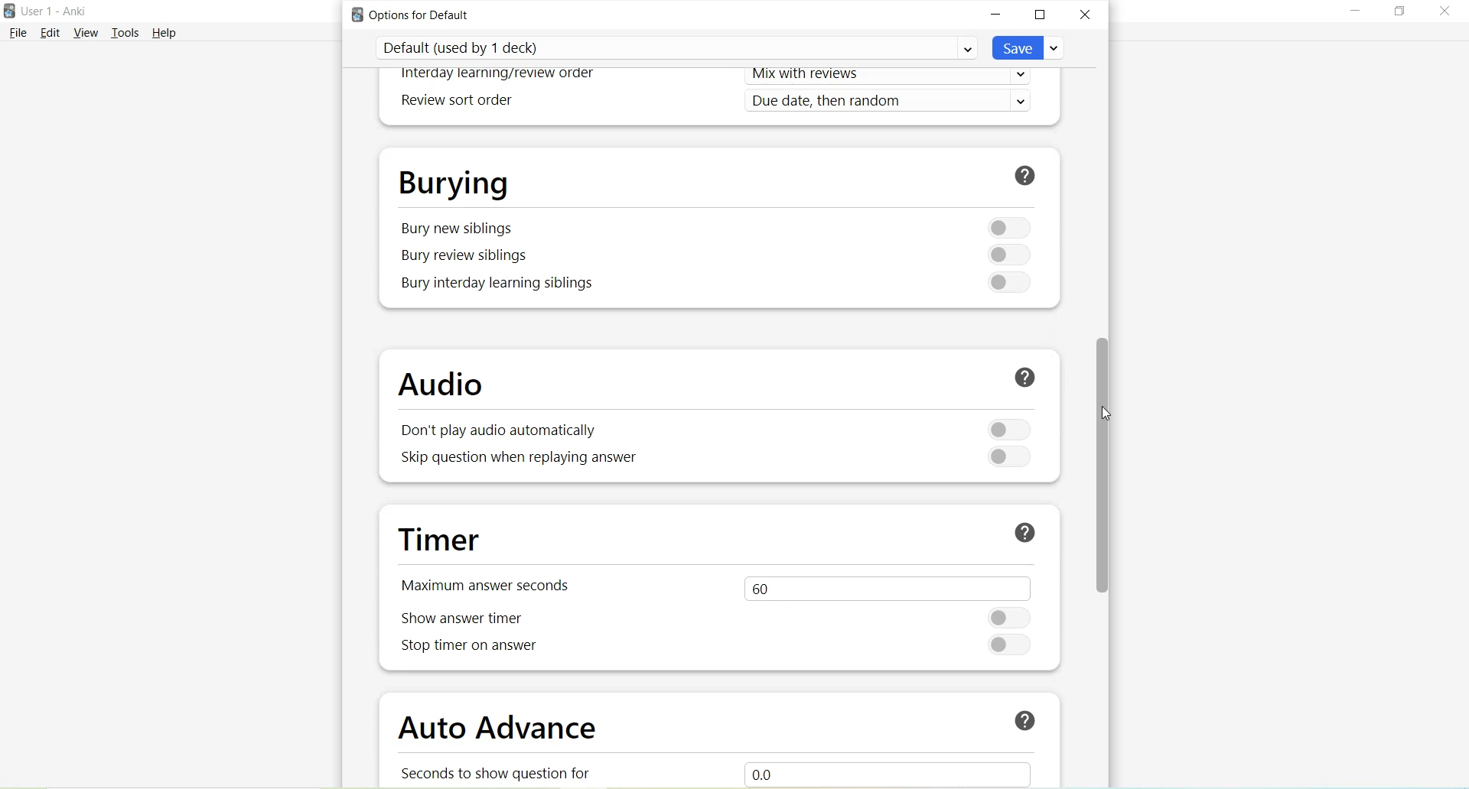 This screenshot has height=789, width=1469. What do you see at coordinates (1005, 255) in the screenshot?
I see `Toggle` at bounding box center [1005, 255].